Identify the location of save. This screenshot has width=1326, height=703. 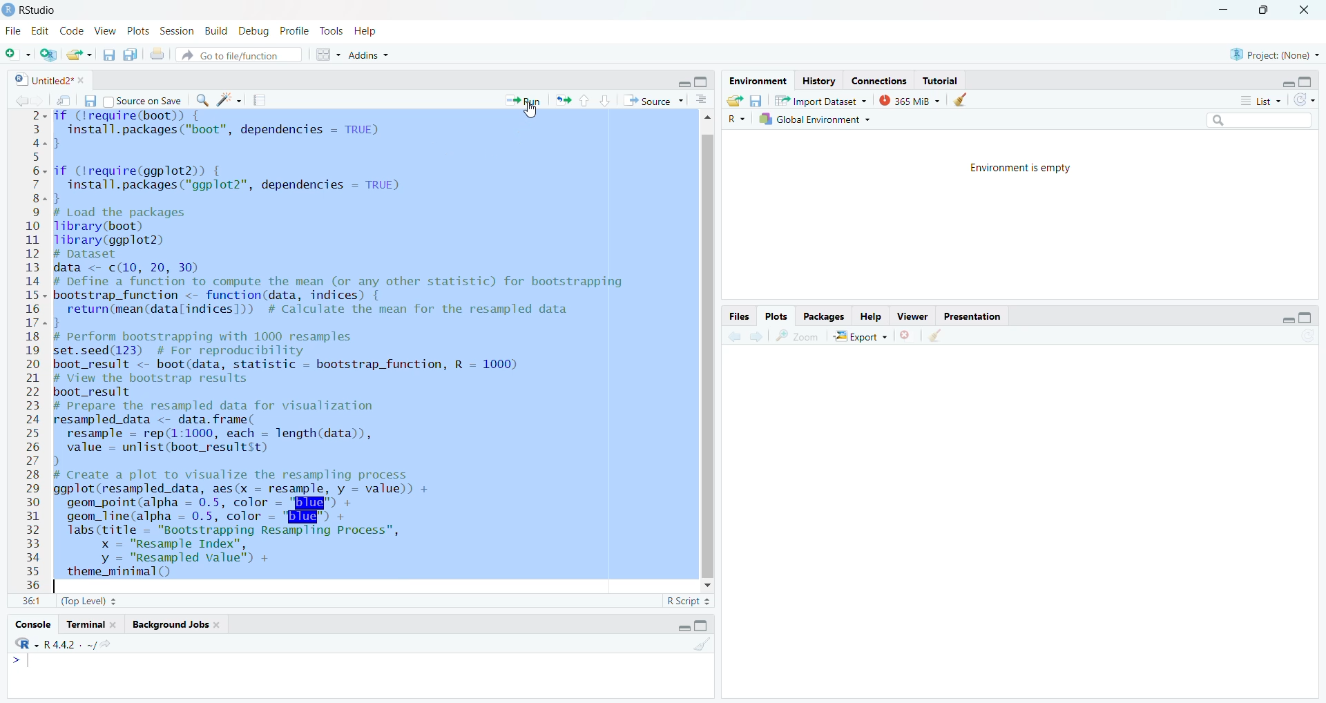
(758, 100).